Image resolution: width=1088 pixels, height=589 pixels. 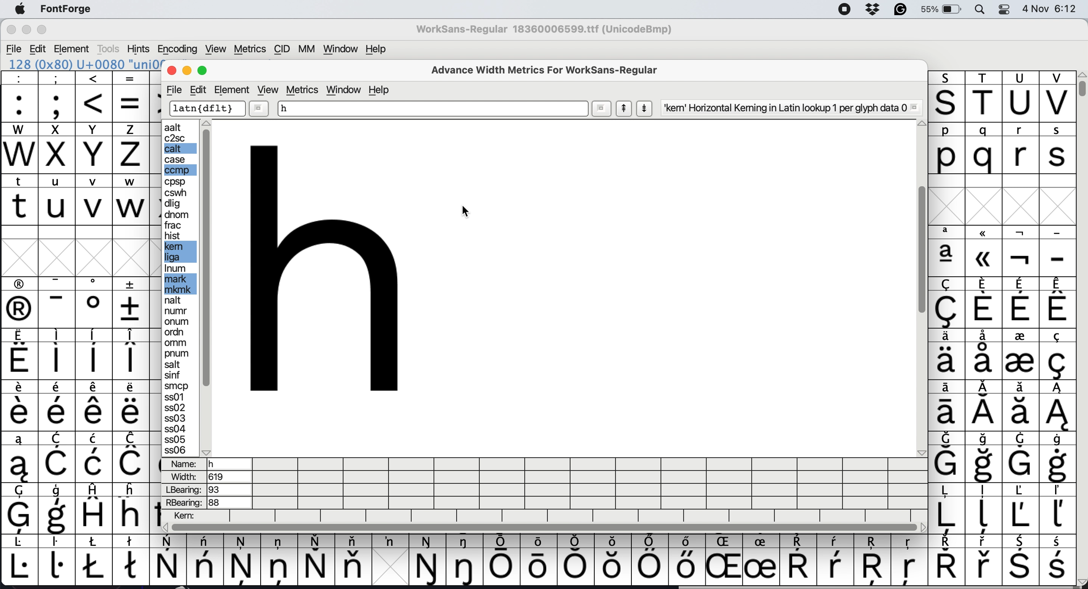 I want to click on File, so click(x=15, y=47).